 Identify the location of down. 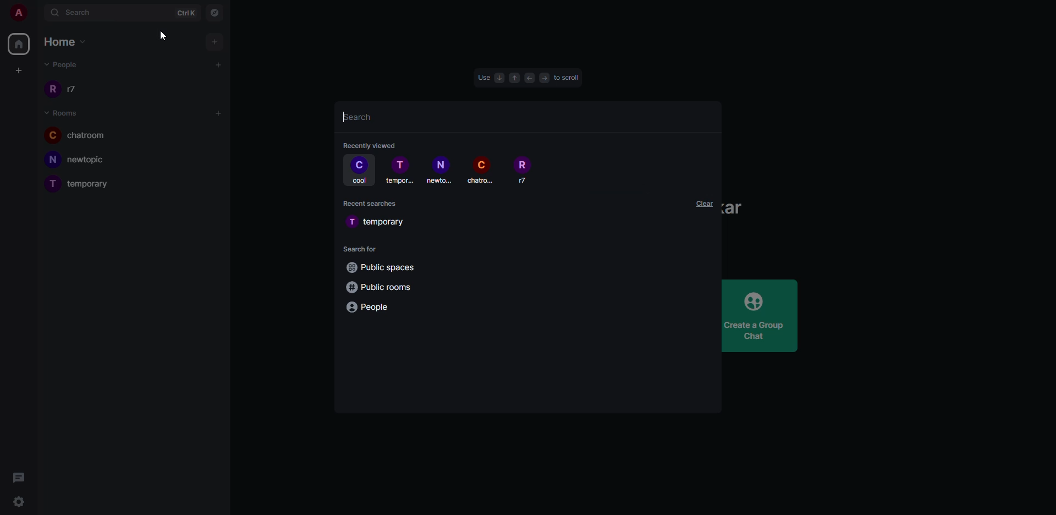
(498, 78).